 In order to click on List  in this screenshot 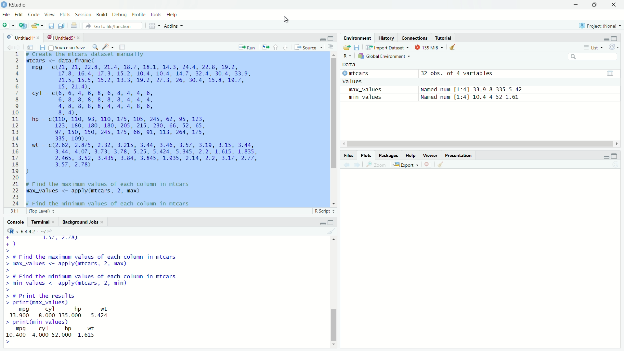, I will do `click(593, 47)`.